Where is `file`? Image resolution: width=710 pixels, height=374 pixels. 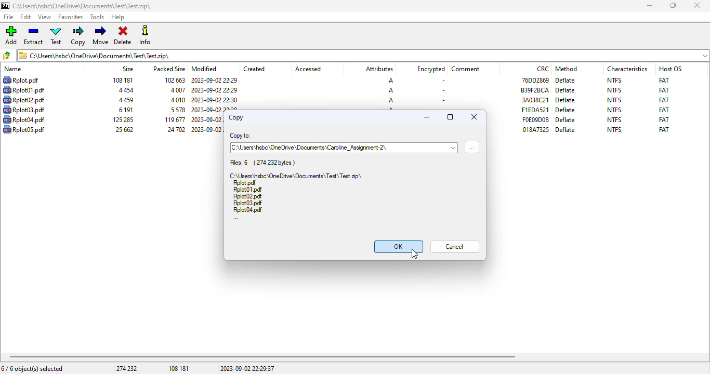 file is located at coordinates (9, 17).